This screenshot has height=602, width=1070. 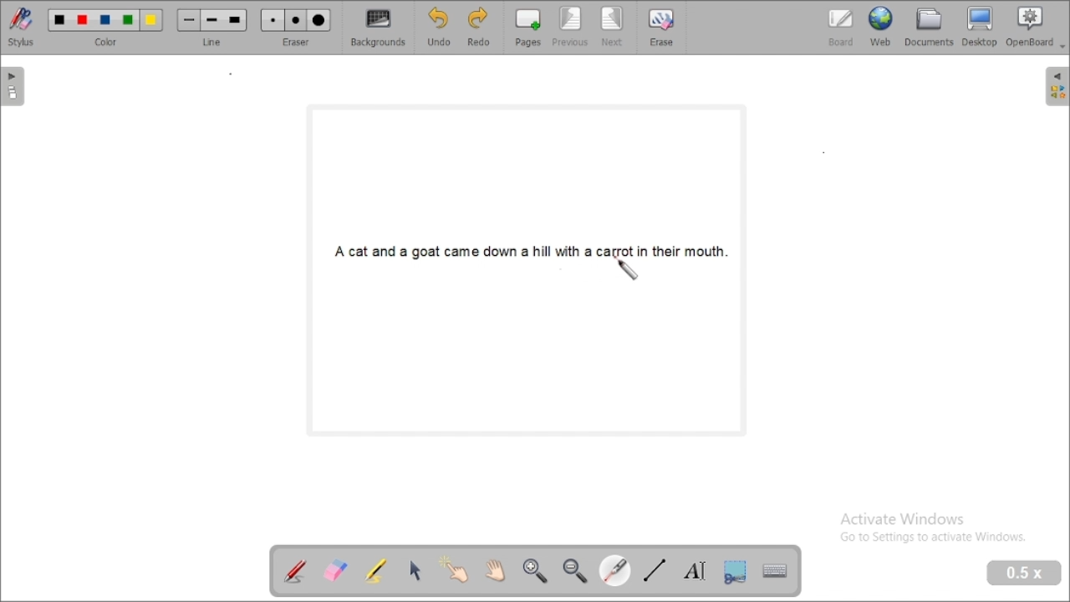 I want to click on laser pointer, so click(x=626, y=268).